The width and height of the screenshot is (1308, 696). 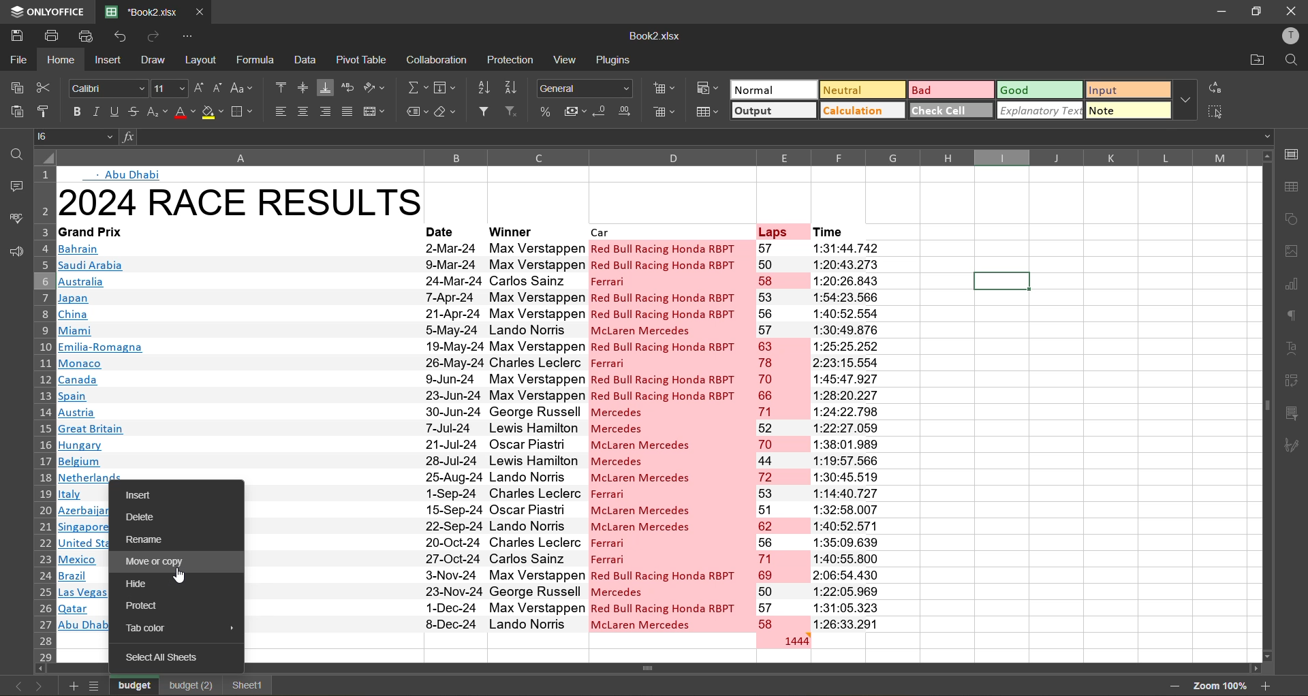 I want to click on charts, so click(x=1293, y=286).